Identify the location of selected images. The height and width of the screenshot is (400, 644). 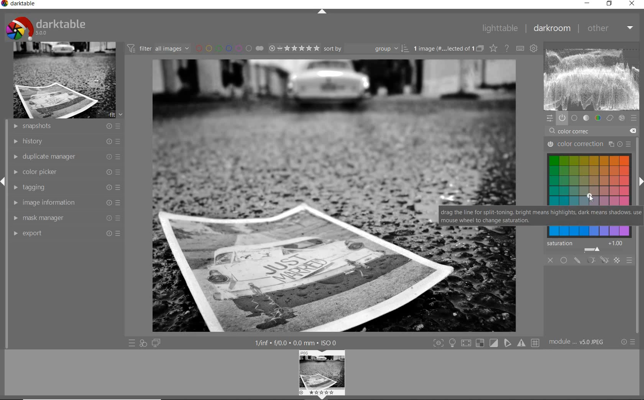
(444, 49).